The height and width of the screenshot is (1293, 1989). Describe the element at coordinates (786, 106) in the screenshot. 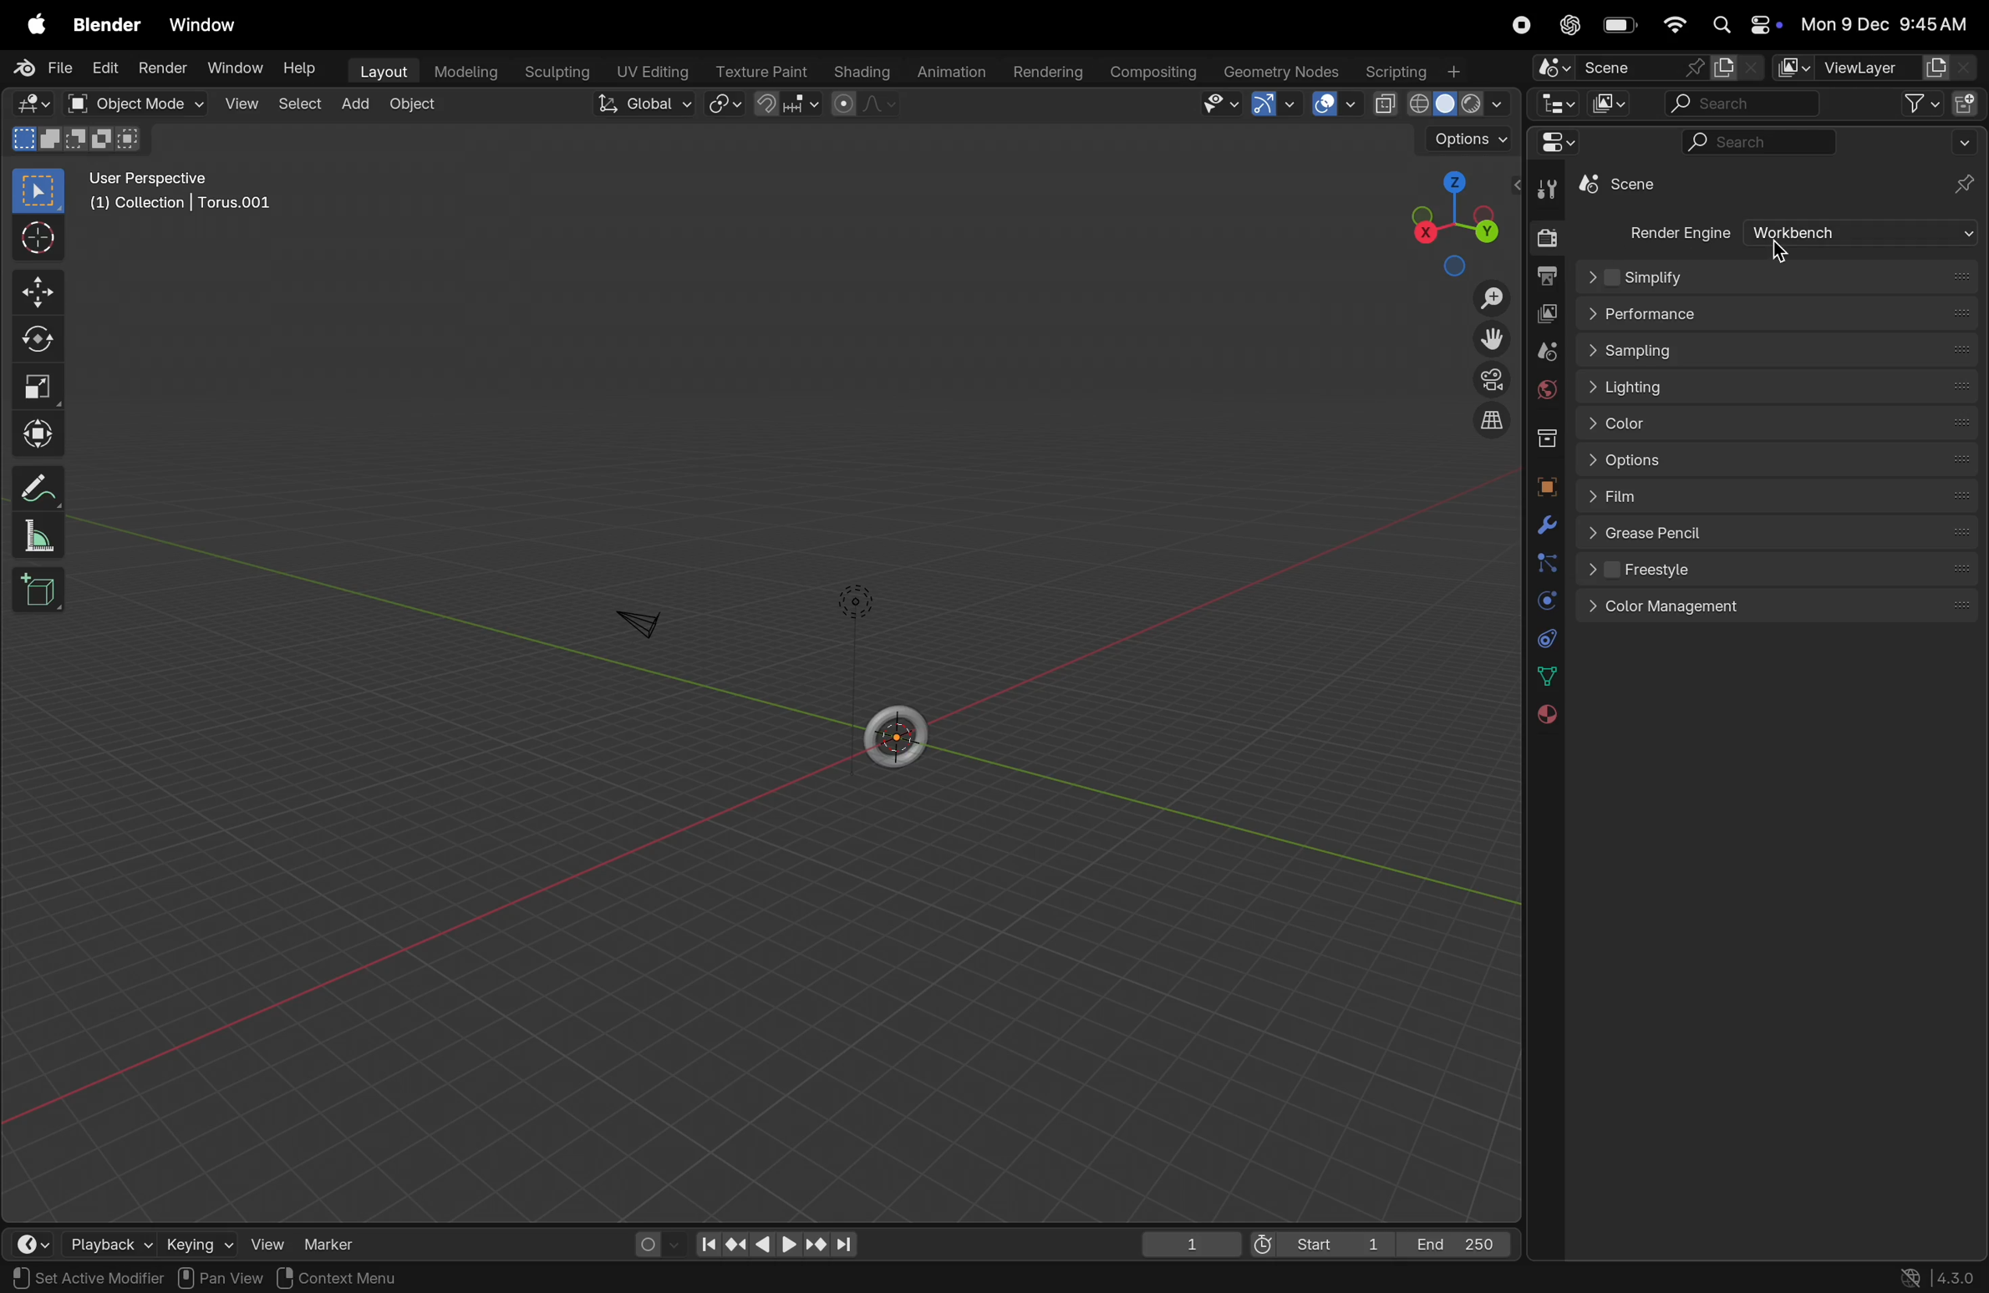

I see `snap` at that location.